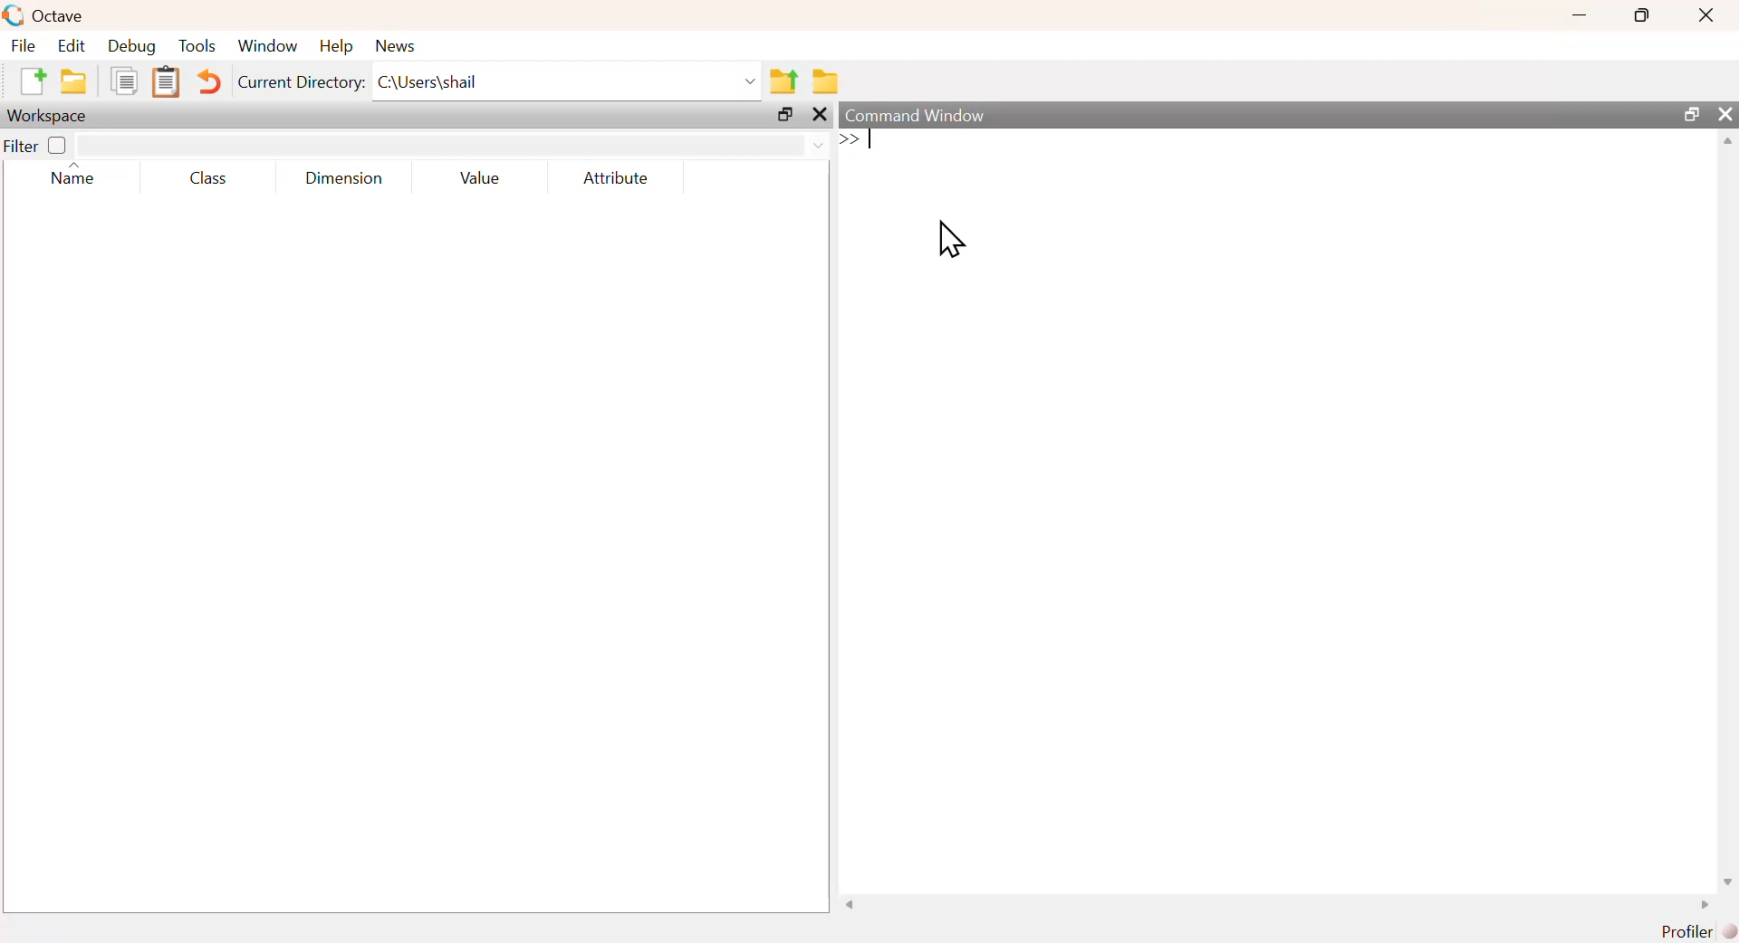  What do you see at coordinates (72, 45) in the screenshot?
I see `Edit` at bounding box center [72, 45].